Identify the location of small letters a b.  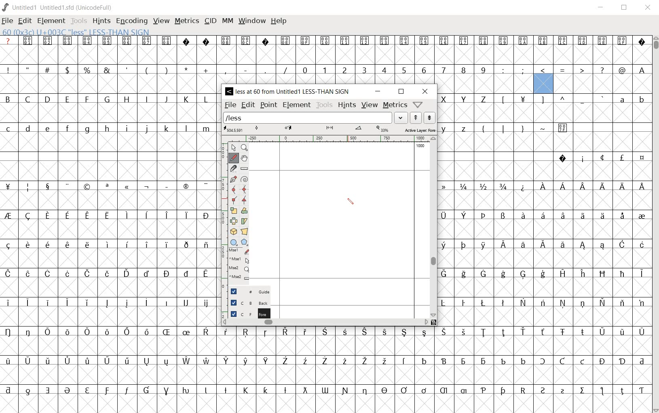
(630, 99).